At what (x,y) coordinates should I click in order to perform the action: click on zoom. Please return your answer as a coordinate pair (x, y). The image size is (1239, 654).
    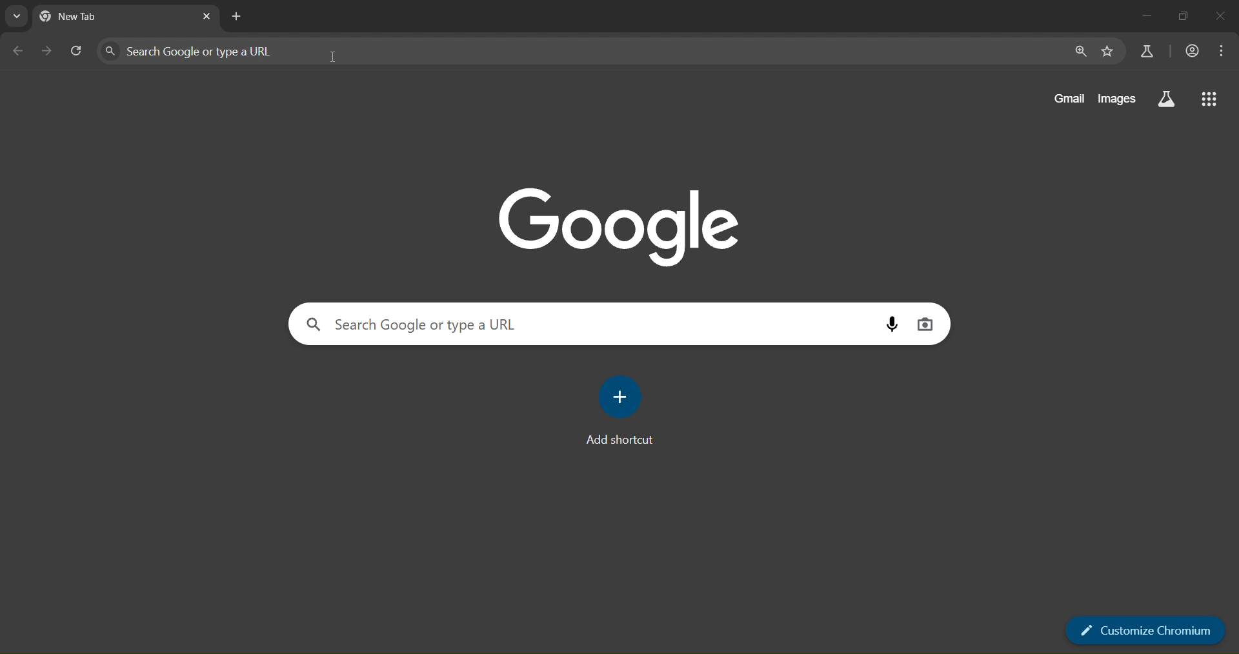
    Looking at the image, I should click on (1078, 50).